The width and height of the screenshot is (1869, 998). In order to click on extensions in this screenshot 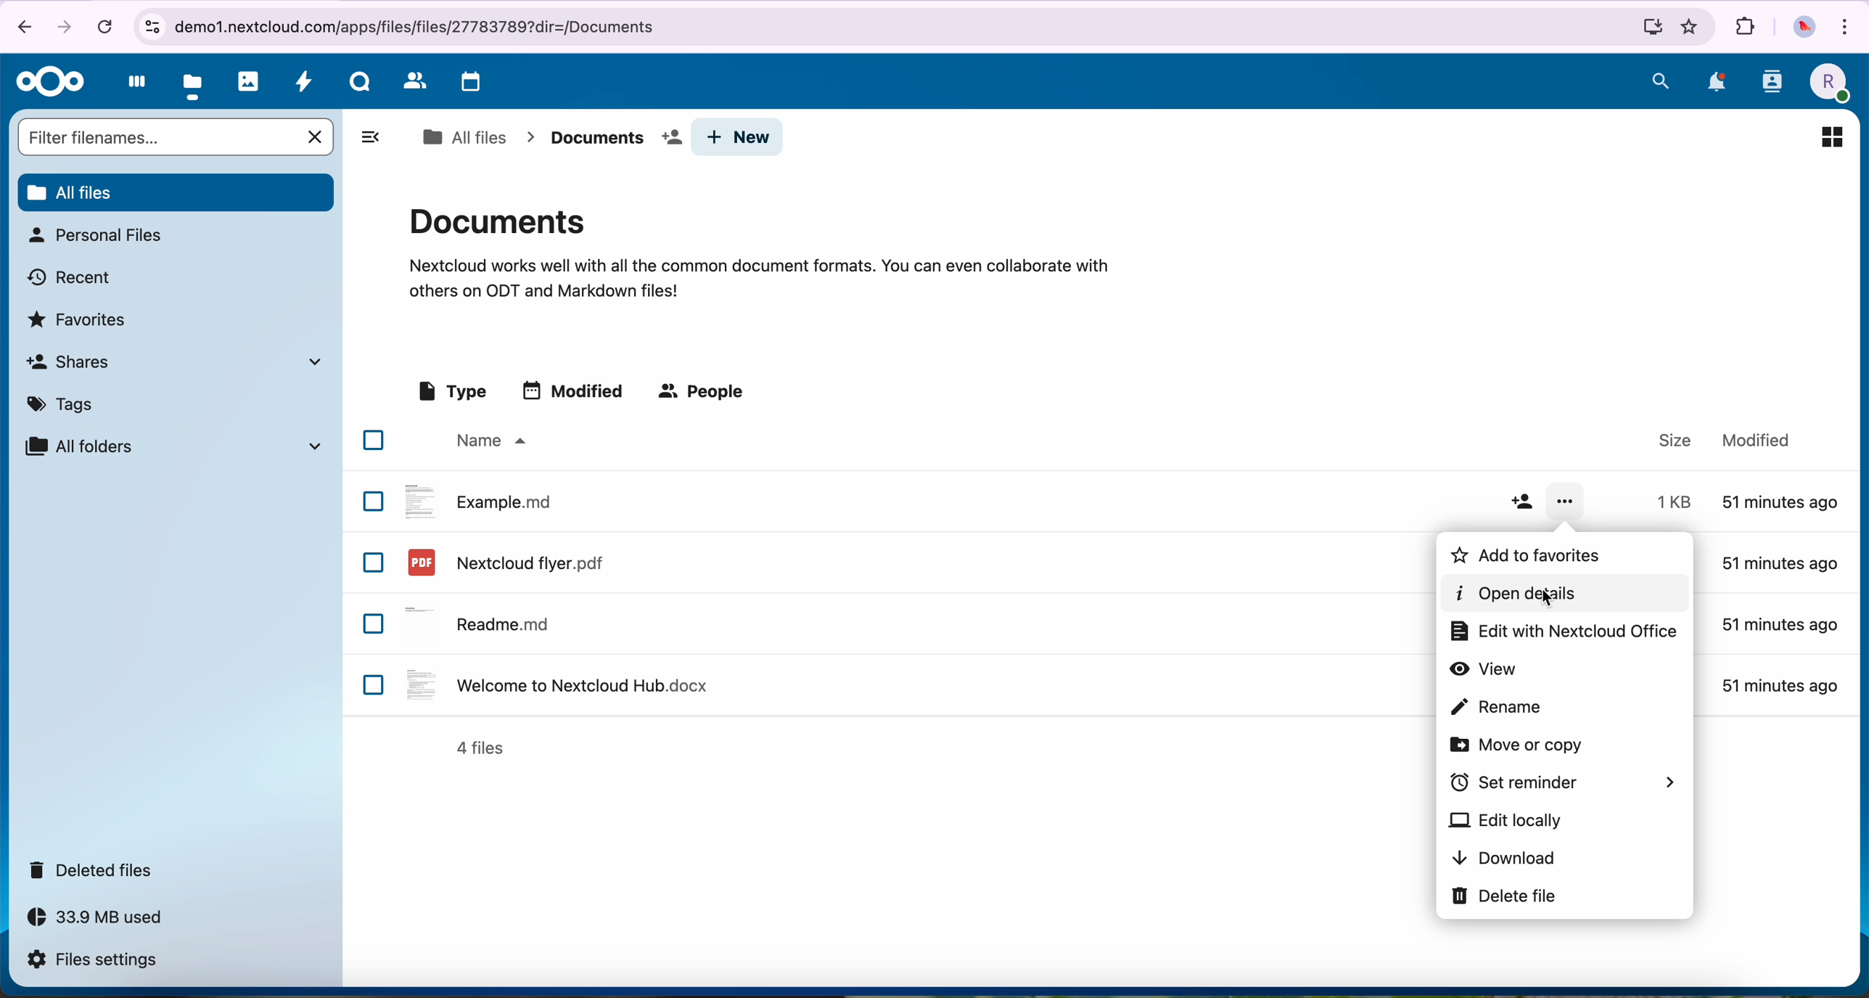, I will do `click(1745, 28)`.